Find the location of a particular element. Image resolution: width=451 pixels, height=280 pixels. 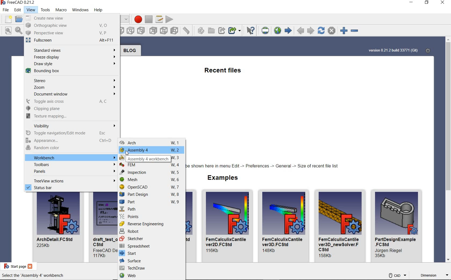

system version info is located at coordinates (393, 50).